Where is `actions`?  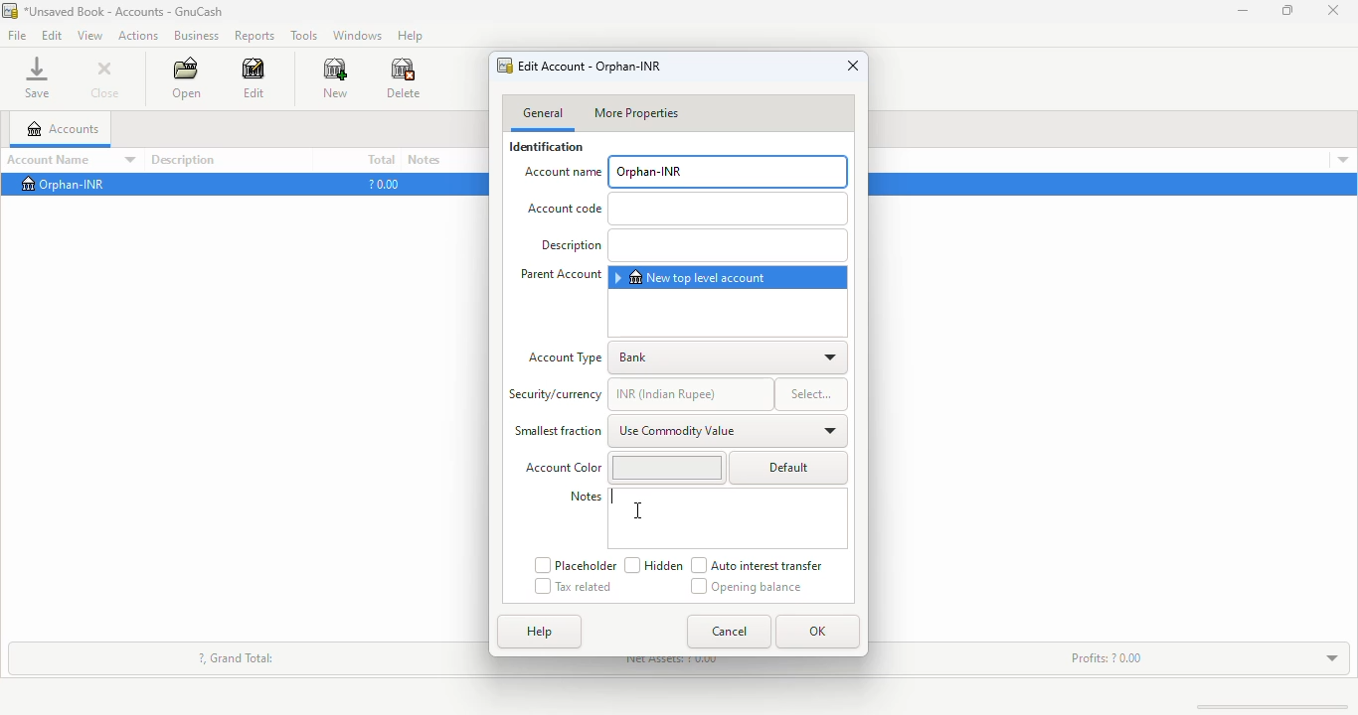
actions is located at coordinates (139, 36).